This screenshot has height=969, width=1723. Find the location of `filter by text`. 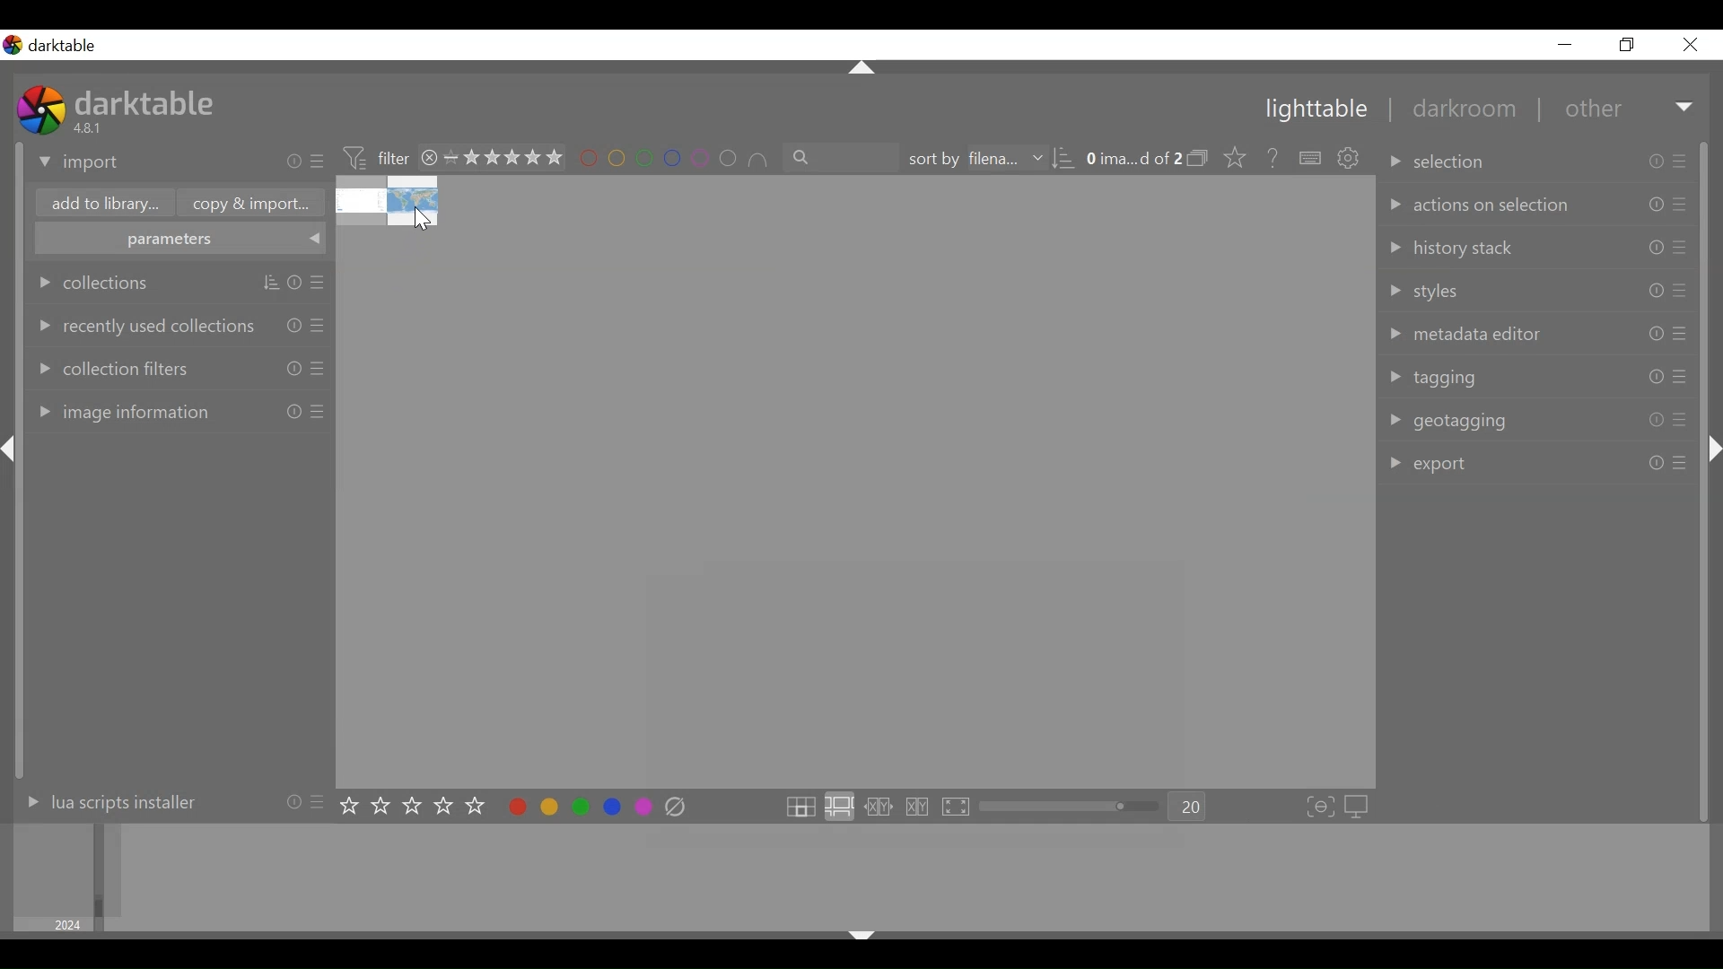

filter by text is located at coordinates (842, 159).